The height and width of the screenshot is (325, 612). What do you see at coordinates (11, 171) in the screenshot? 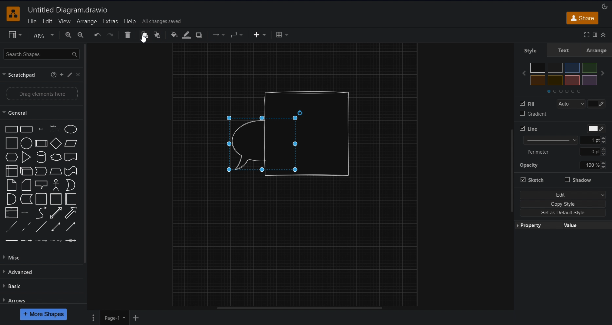
I see `Internal storage` at bounding box center [11, 171].